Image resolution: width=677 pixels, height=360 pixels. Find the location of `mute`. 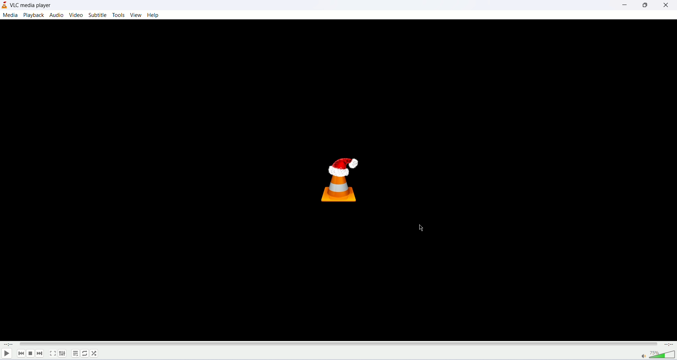

mute is located at coordinates (644, 356).